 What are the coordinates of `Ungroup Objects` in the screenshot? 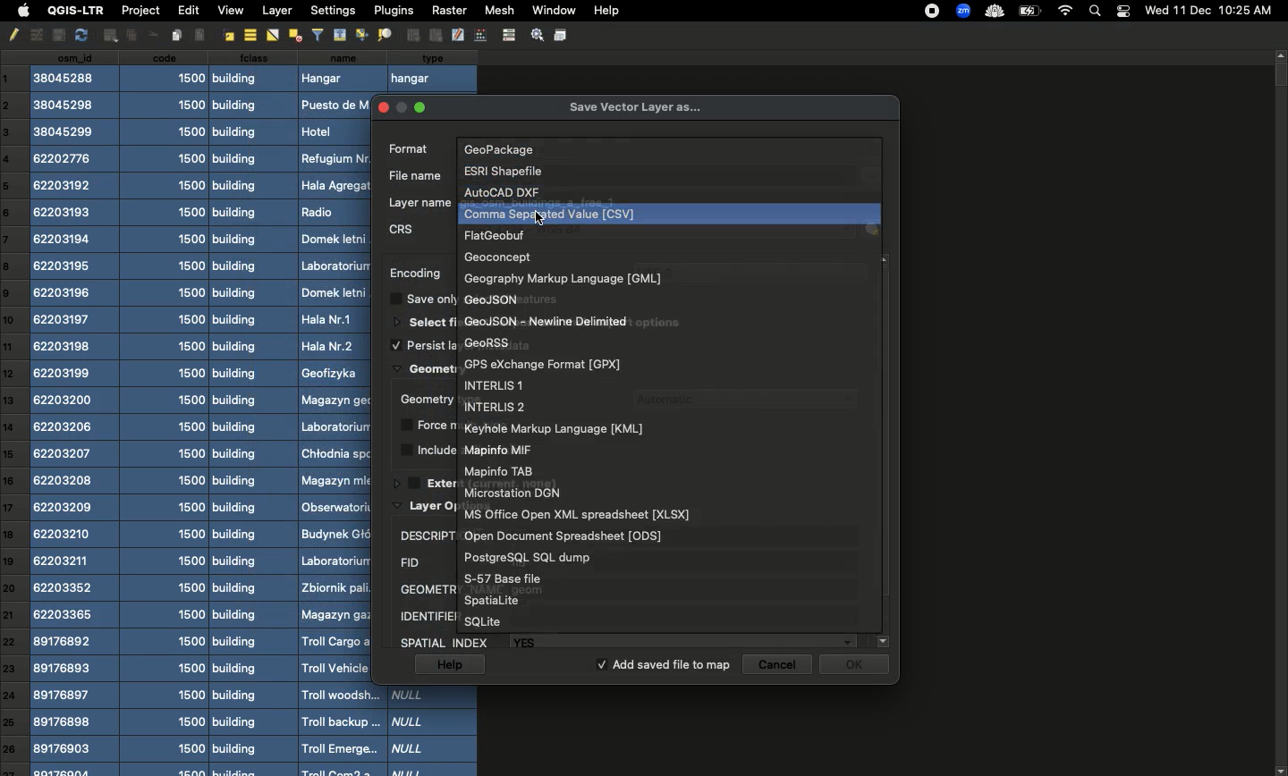 It's located at (435, 36).